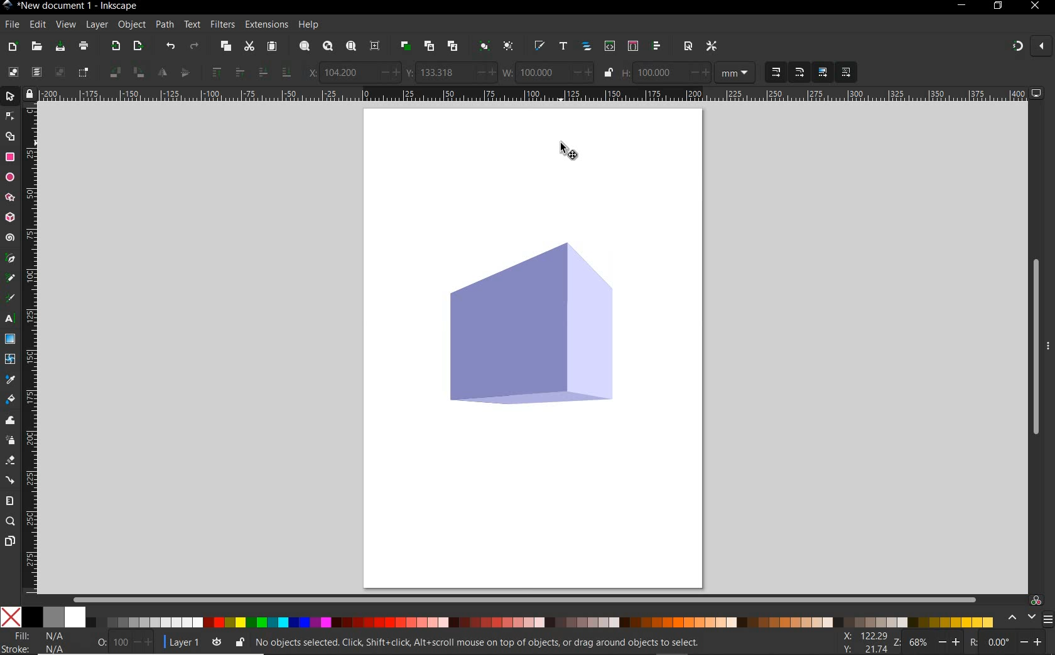 Image resolution: width=1055 pixels, height=655 pixels. Describe the element at coordinates (998, 642) in the screenshot. I see `0` at that location.